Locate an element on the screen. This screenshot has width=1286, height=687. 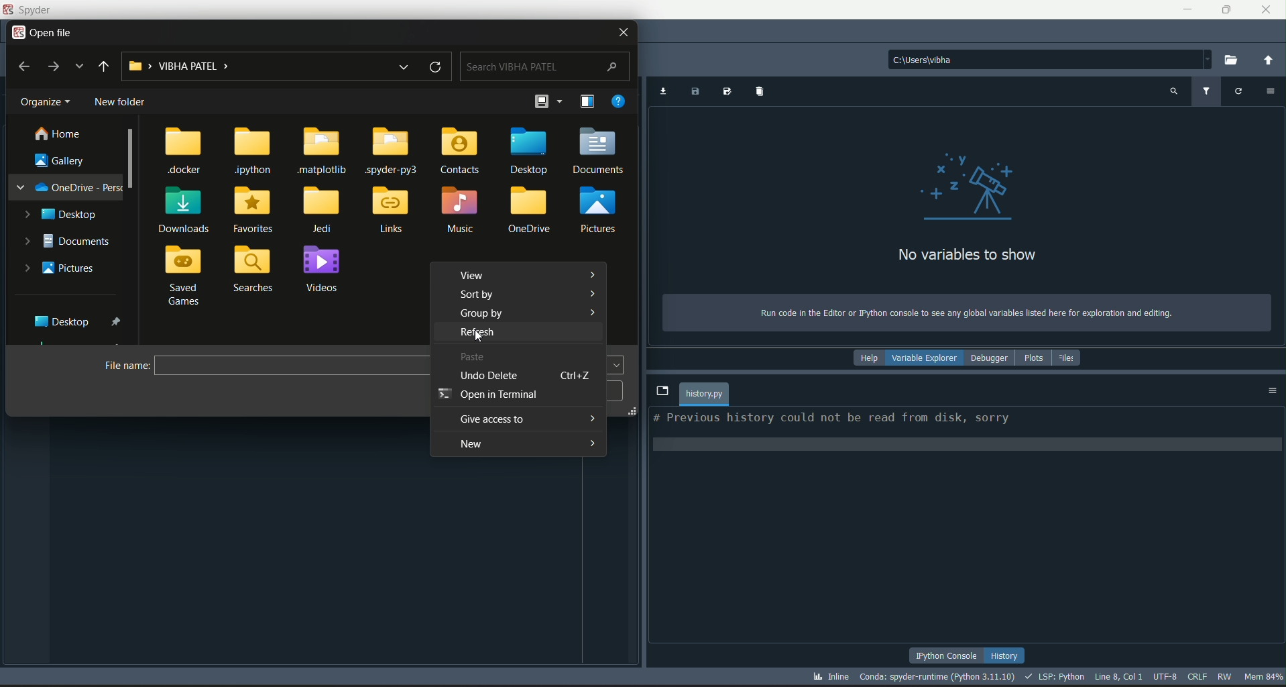
one drive is located at coordinates (70, 187).